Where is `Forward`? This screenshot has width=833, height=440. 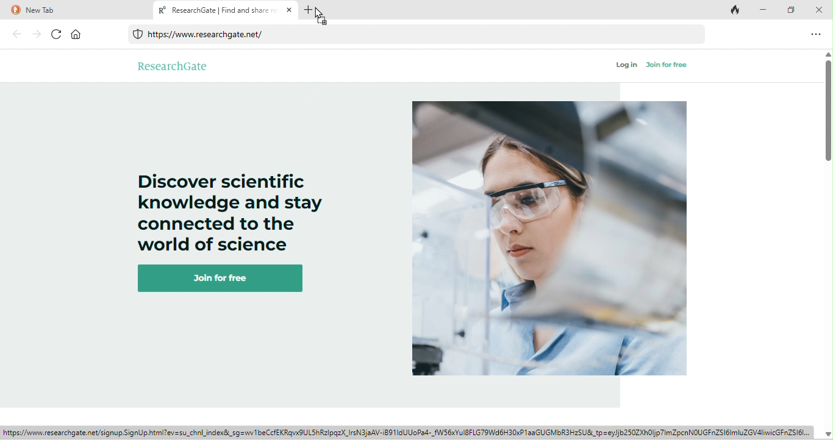
Forward is located at coordinates (35, 35).